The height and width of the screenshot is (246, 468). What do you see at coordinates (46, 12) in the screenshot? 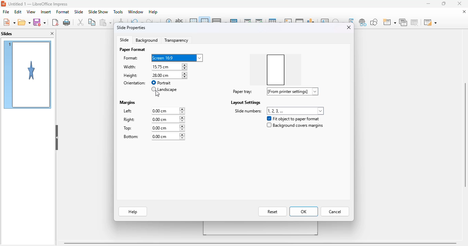
I see `insert` at bounding box center [46, 12].